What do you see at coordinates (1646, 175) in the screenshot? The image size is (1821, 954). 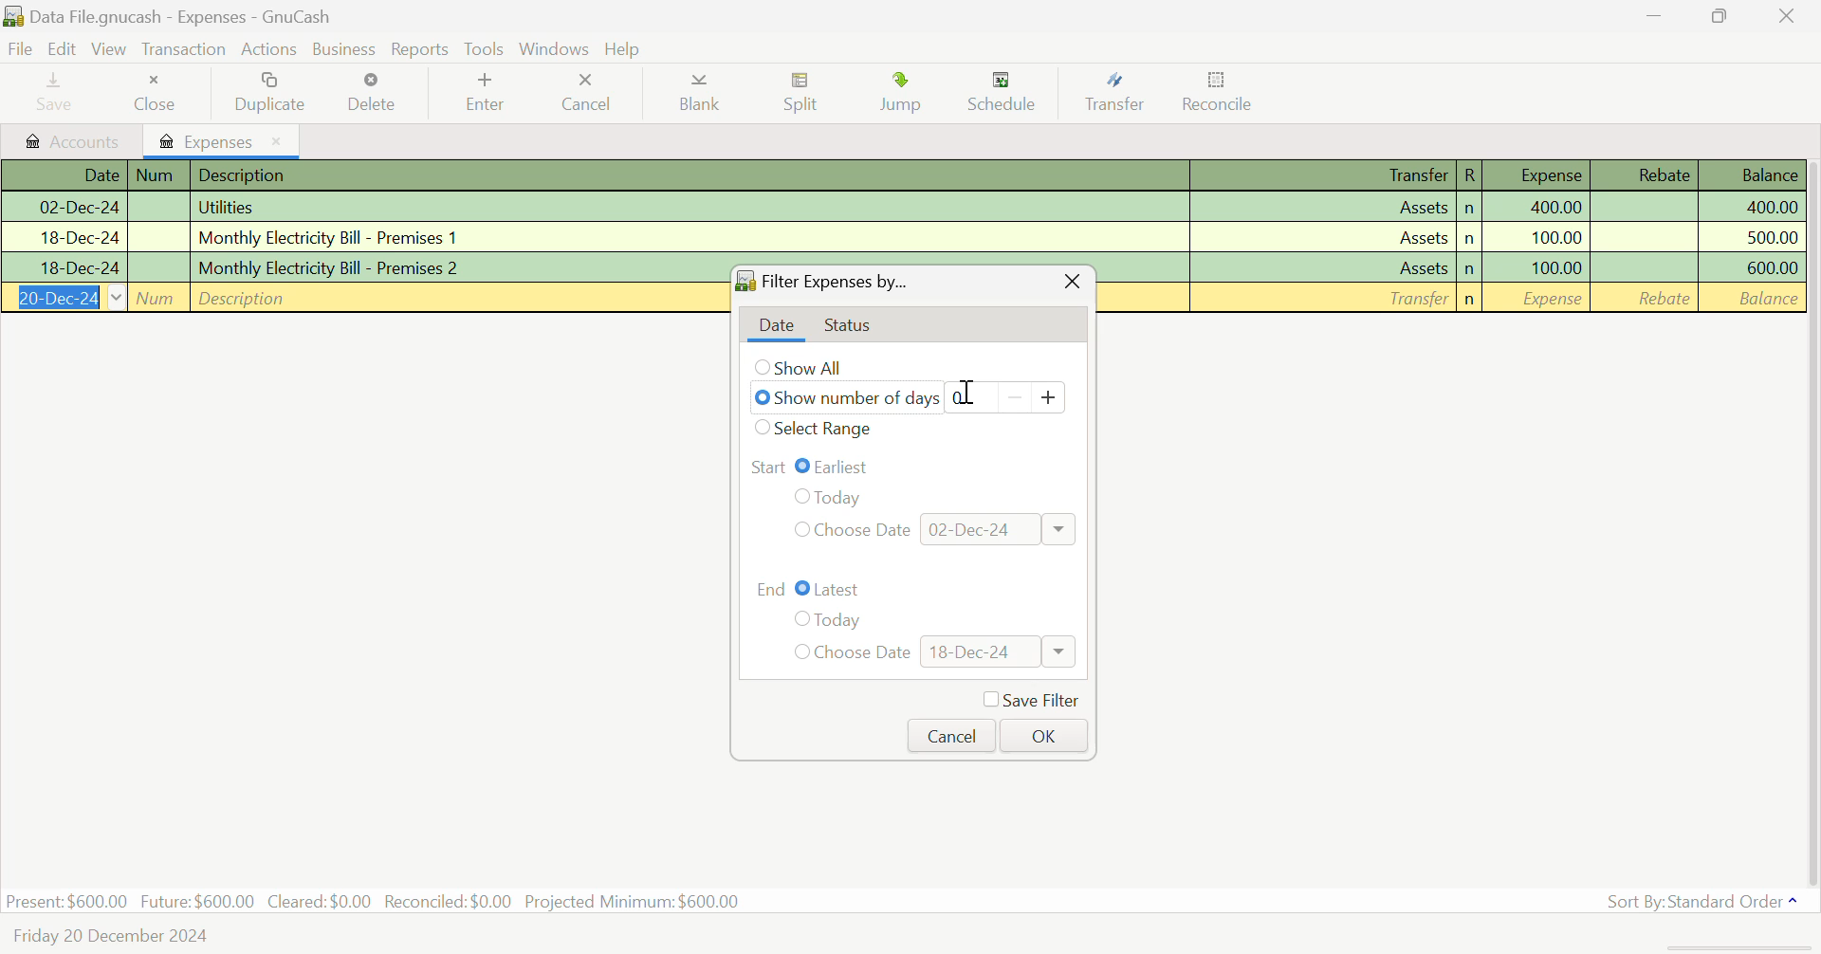 I see `Rebate` at bounding box center [1646, 175].